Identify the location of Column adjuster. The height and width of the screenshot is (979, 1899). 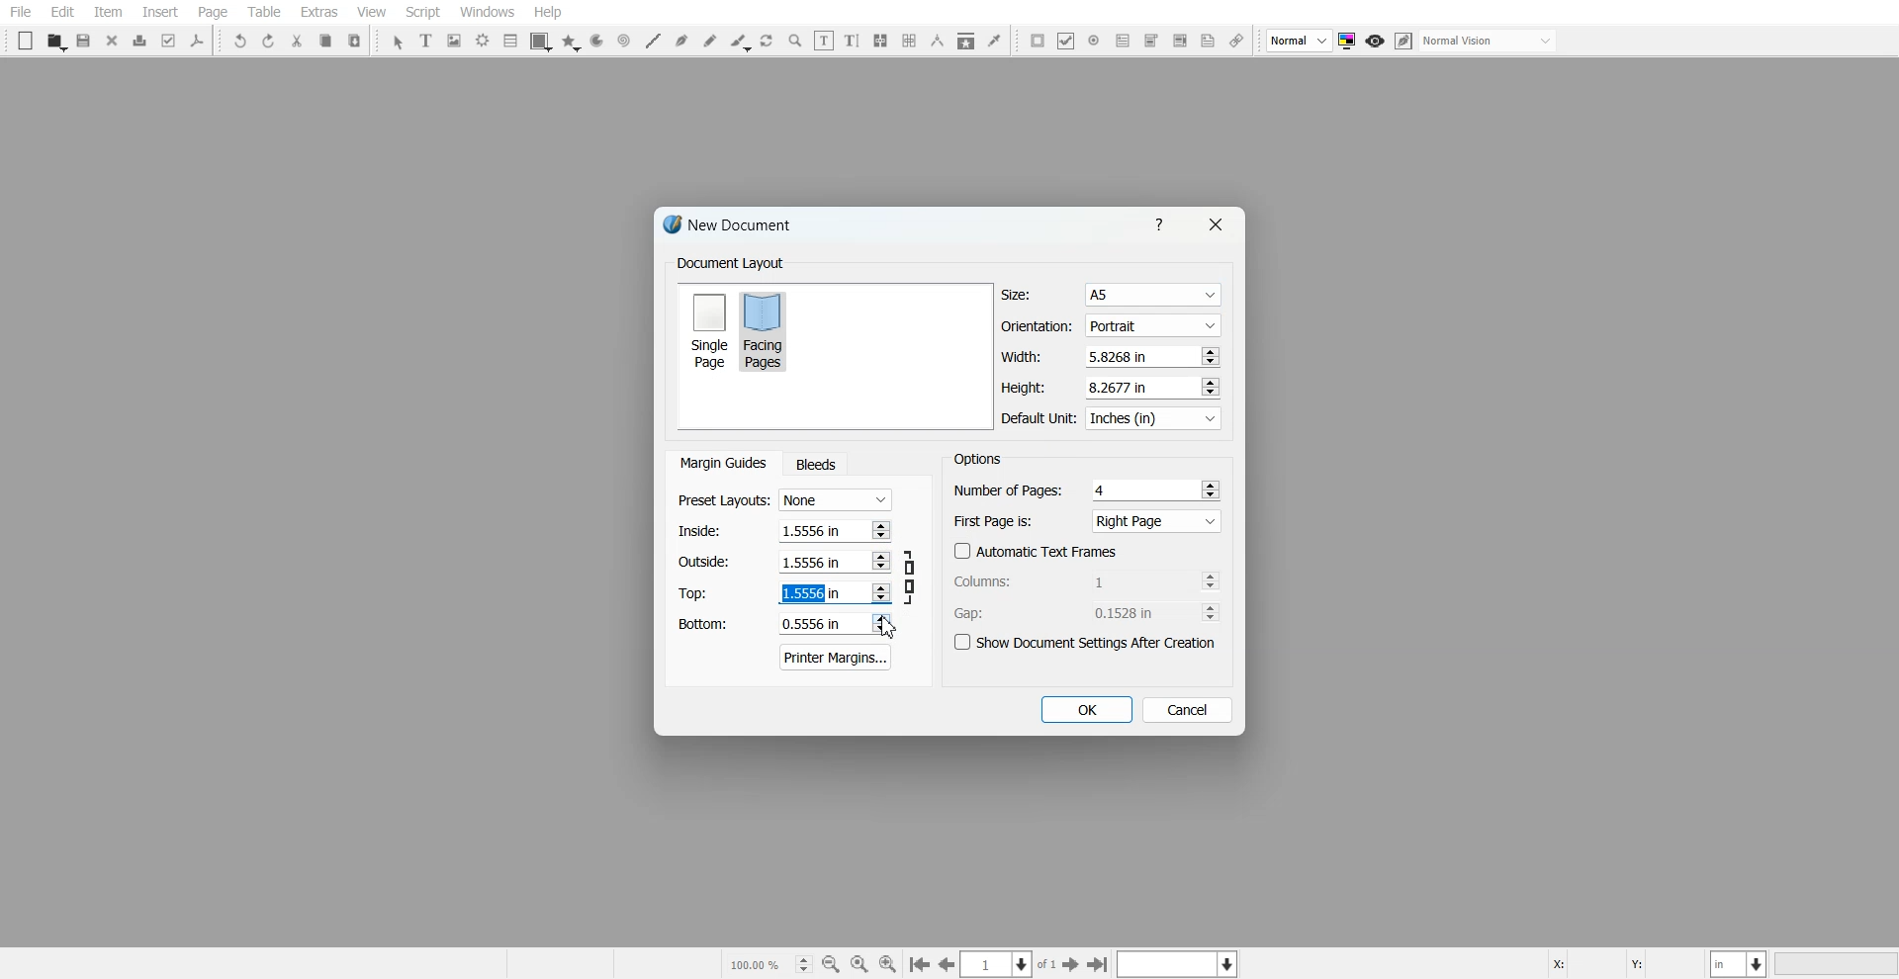
(1088, 580).